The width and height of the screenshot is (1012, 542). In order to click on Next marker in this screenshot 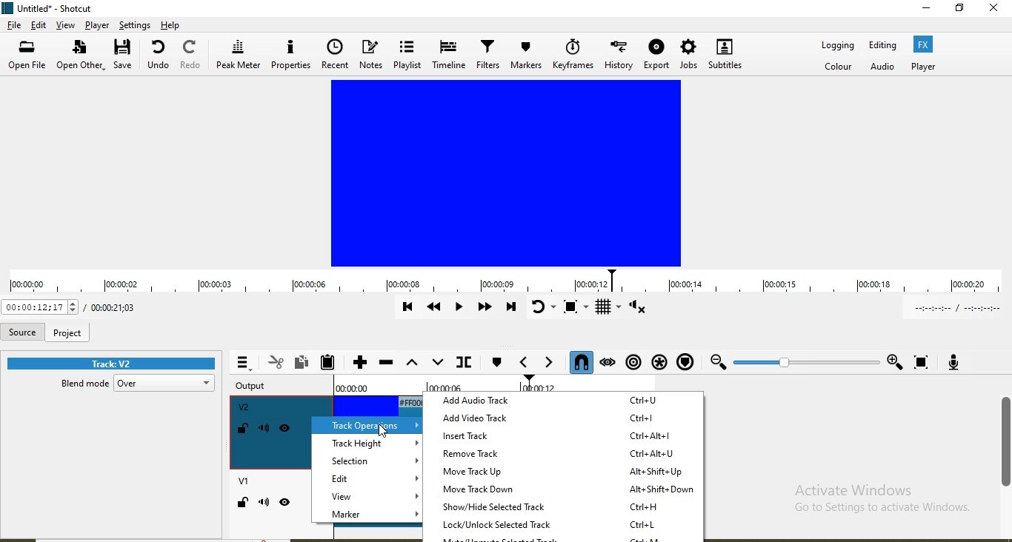, I will do `click(551, 364)`.